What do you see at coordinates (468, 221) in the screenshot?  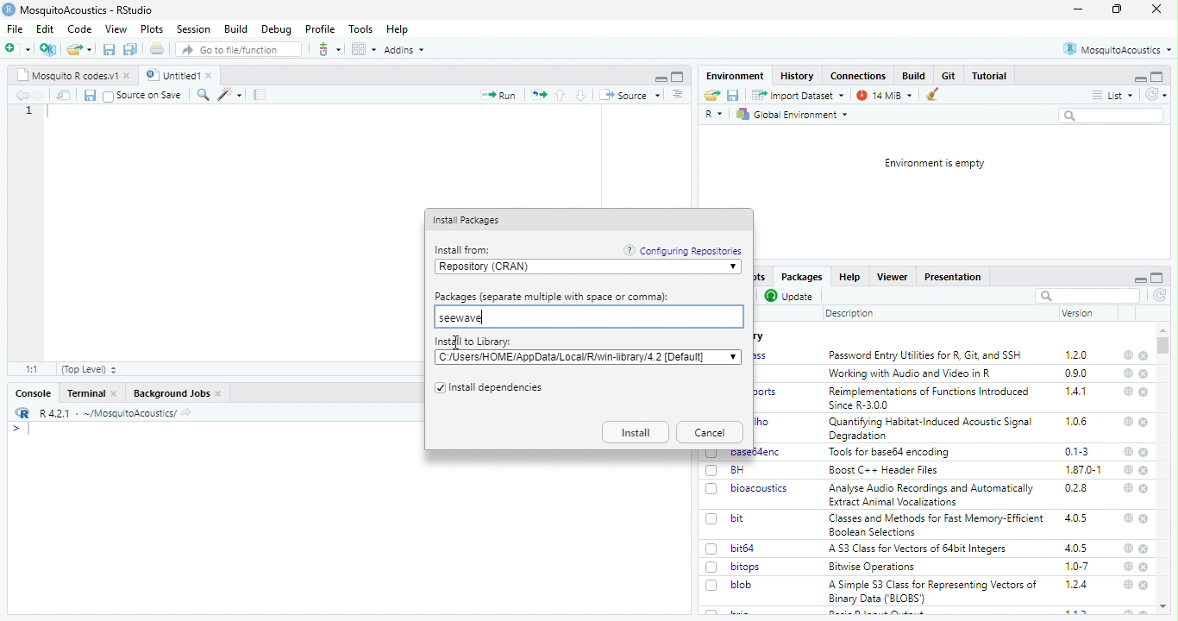 I see `Install Packages` at bounding box center [468, 221].